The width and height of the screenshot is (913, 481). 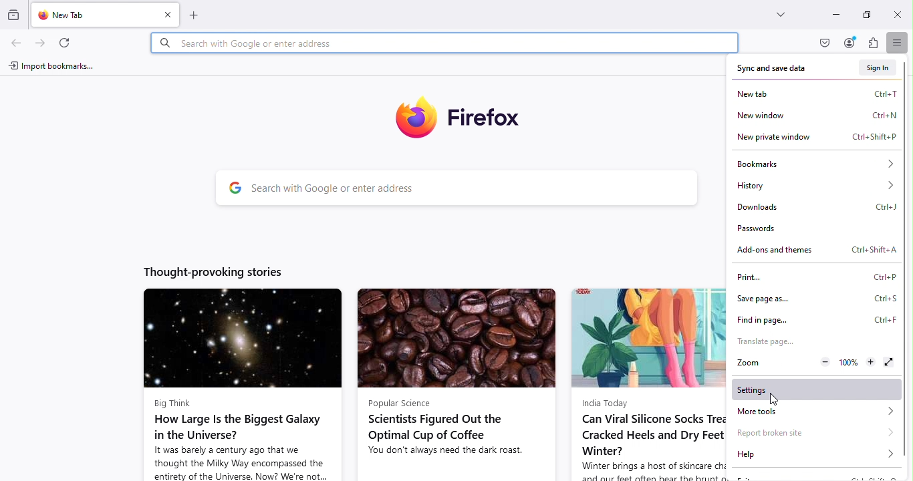 I want to click on close, so click(x=895, y=13).